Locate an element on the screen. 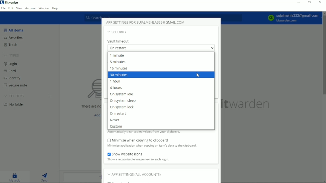 This screenshot has height=183, width=326. My vault is located at coordinates (15, 177).